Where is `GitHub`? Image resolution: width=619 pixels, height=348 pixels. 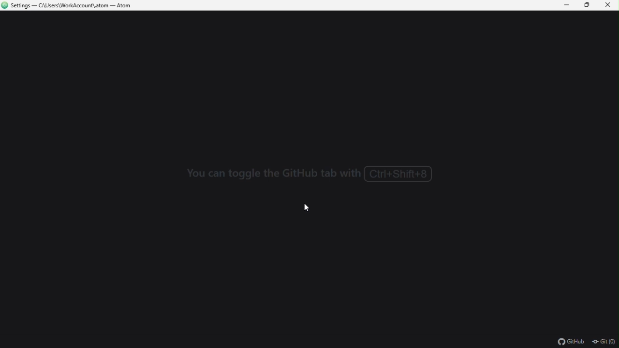 GitHub is located at coordinates (567, 342).